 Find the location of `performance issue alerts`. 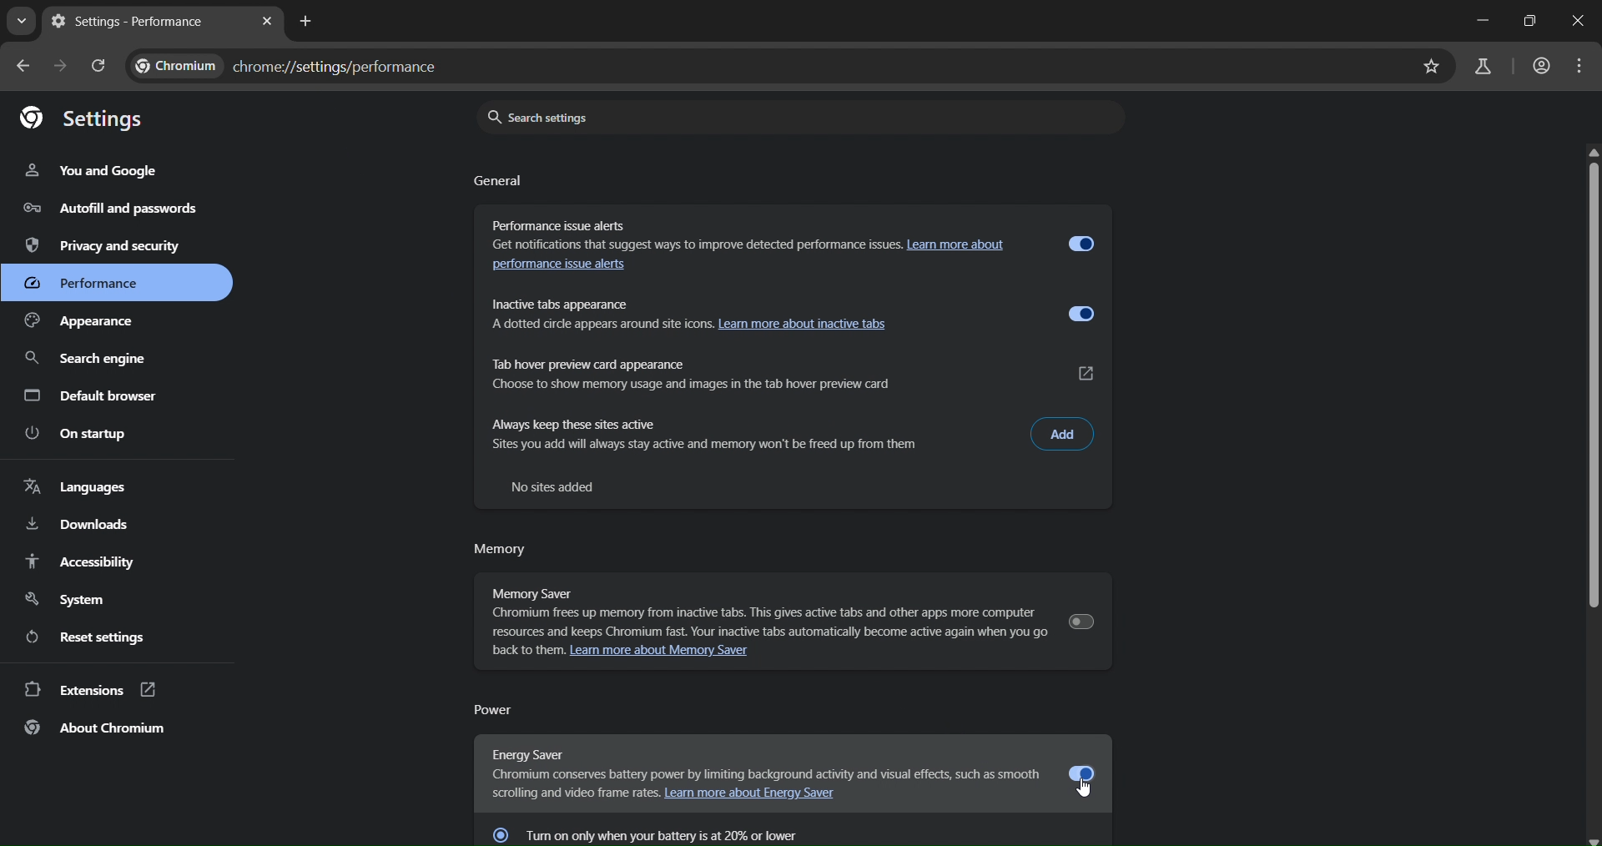

performance issue alerts is located at coordinates (743, 232).